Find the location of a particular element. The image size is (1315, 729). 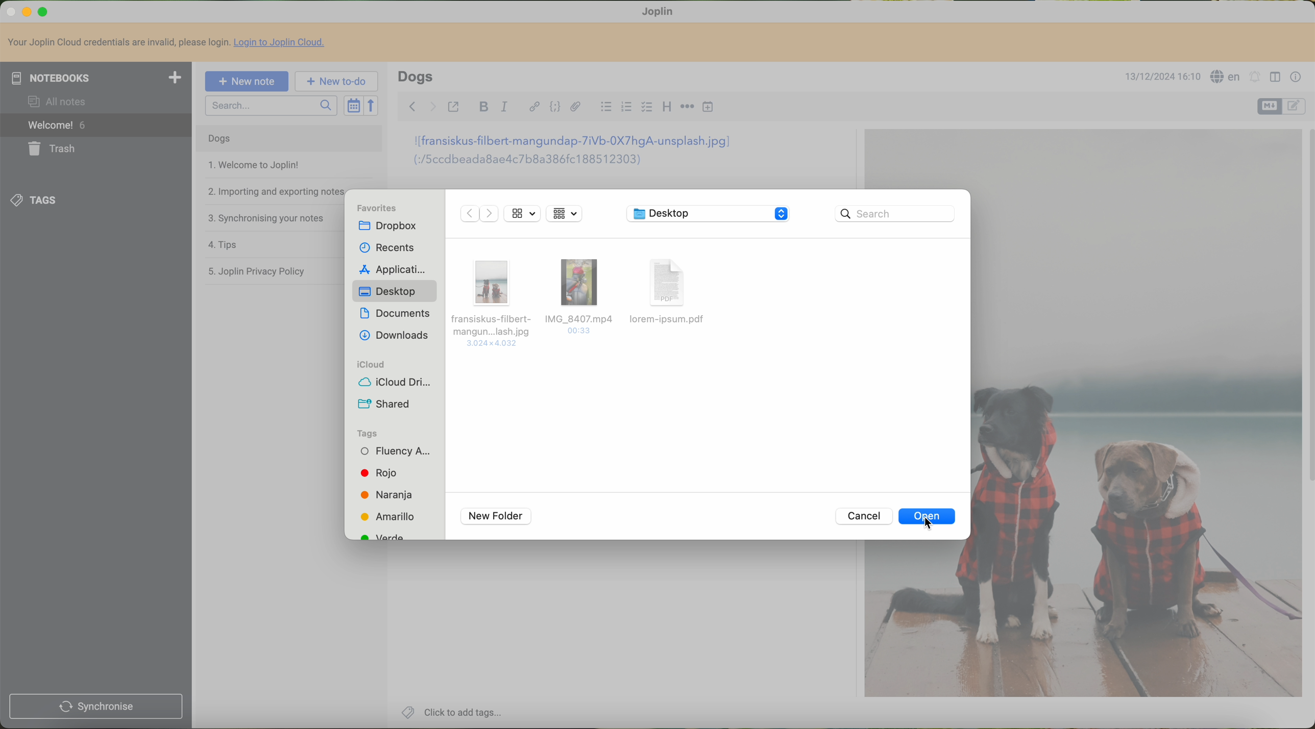

heading is located at coordinates (667, 108).